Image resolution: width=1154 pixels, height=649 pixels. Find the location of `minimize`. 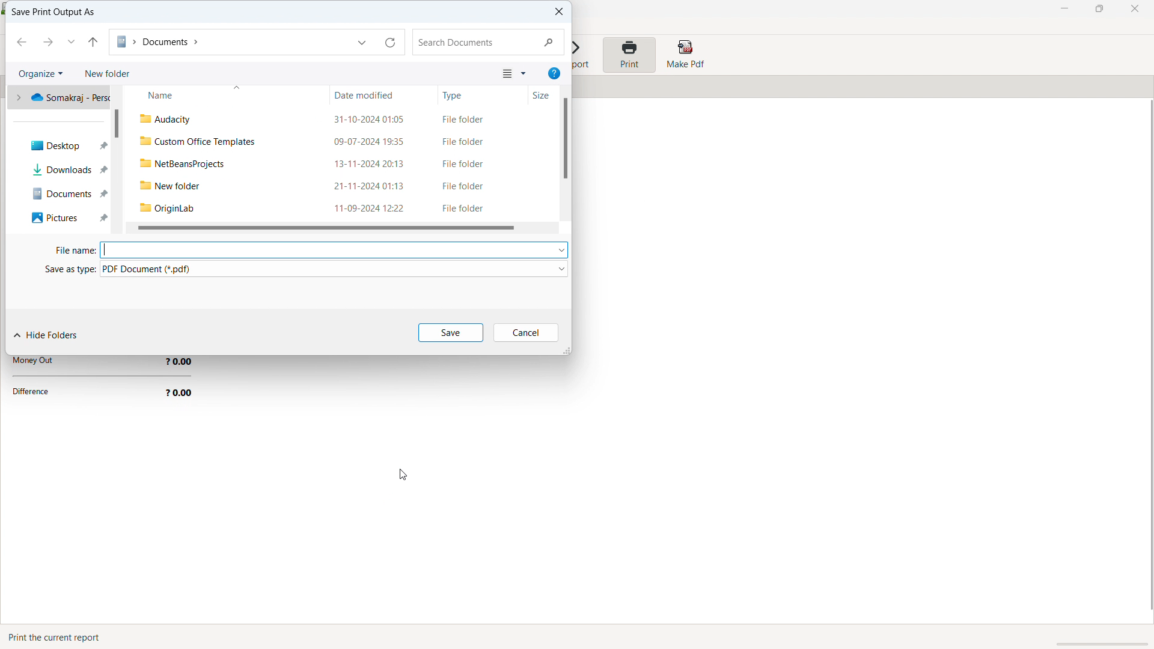

minimize is located at coordinates (1065, 9).